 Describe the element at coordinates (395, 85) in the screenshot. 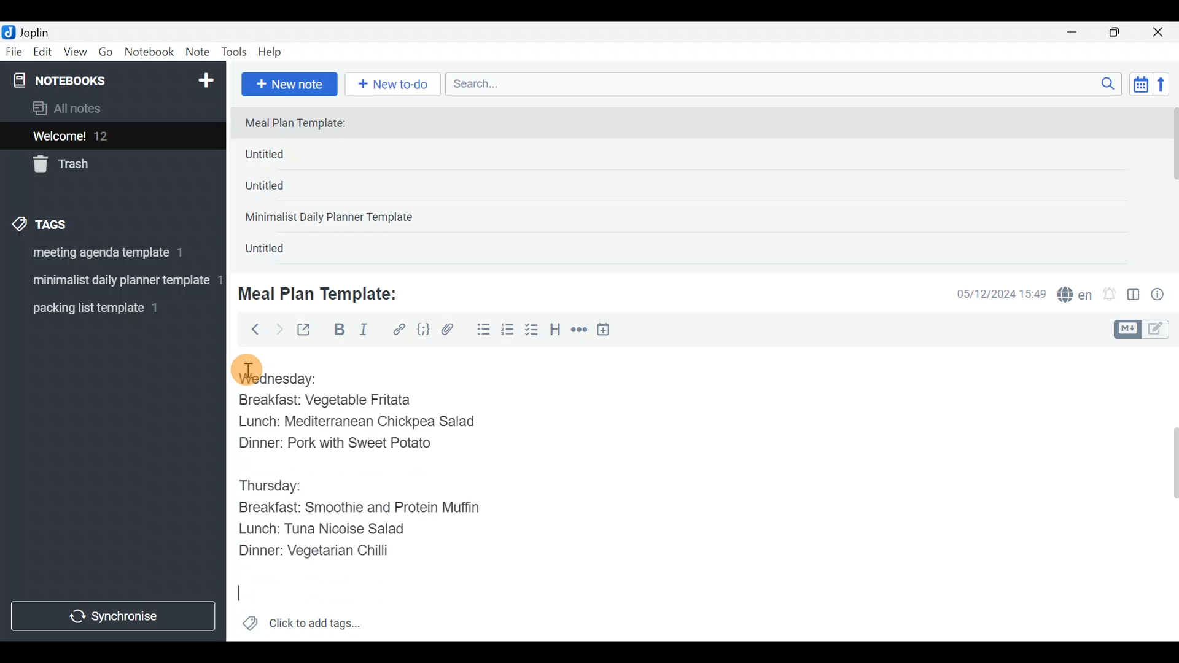

I see `New to-do` at that location.